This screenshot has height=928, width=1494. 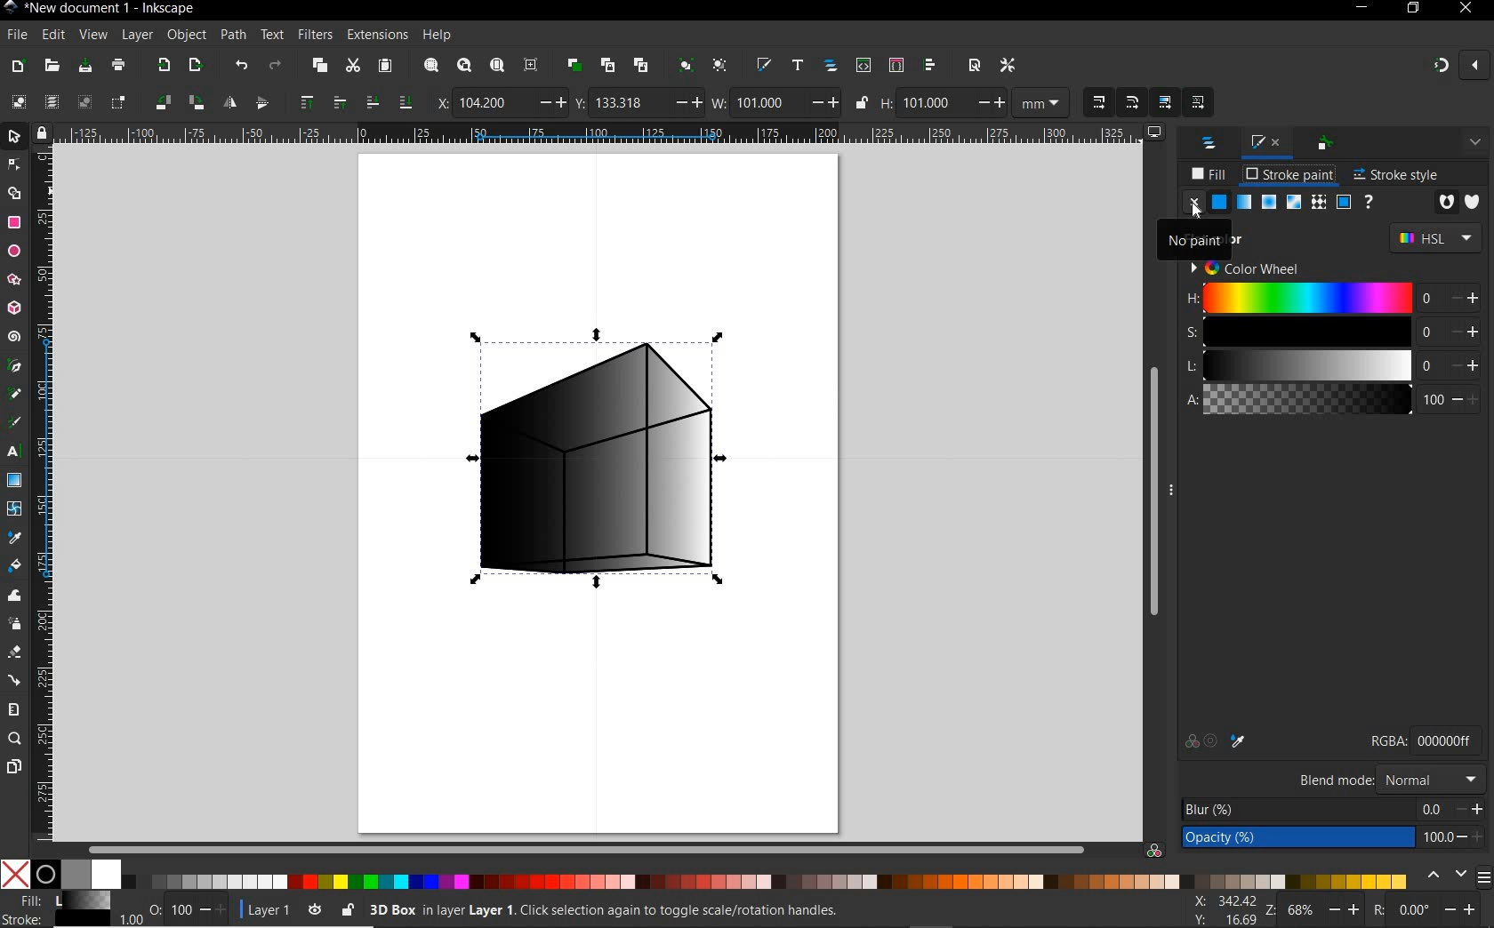 I want to click on increase/decrease, so click(x=1466, y=364).